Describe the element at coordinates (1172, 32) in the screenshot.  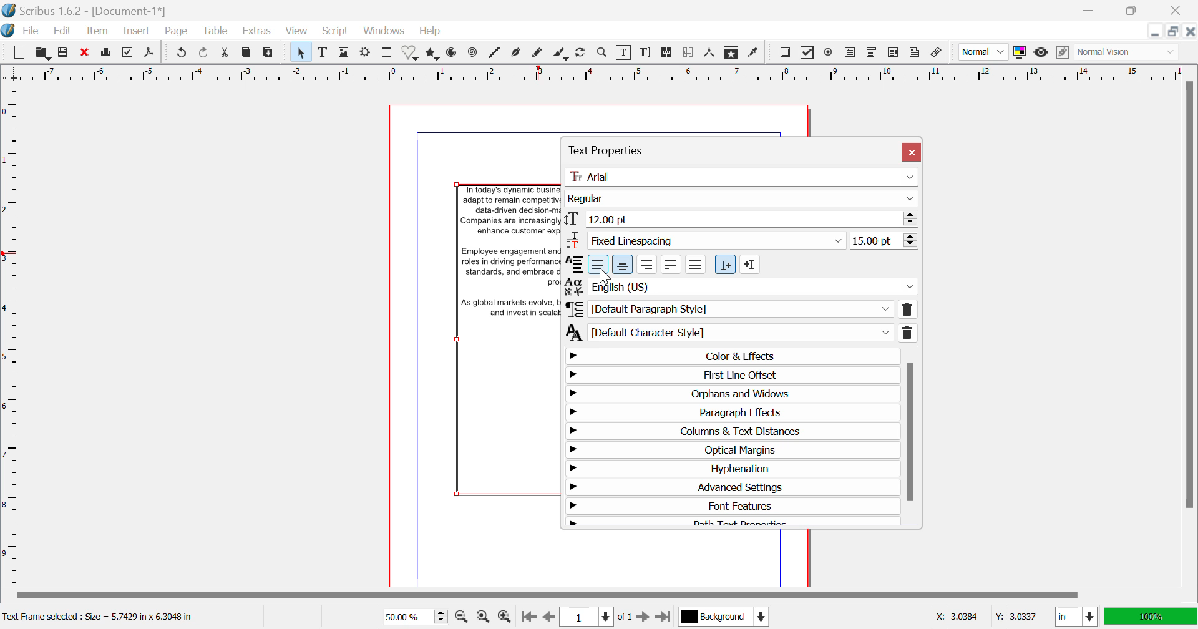
I see `Minimize` at that location.